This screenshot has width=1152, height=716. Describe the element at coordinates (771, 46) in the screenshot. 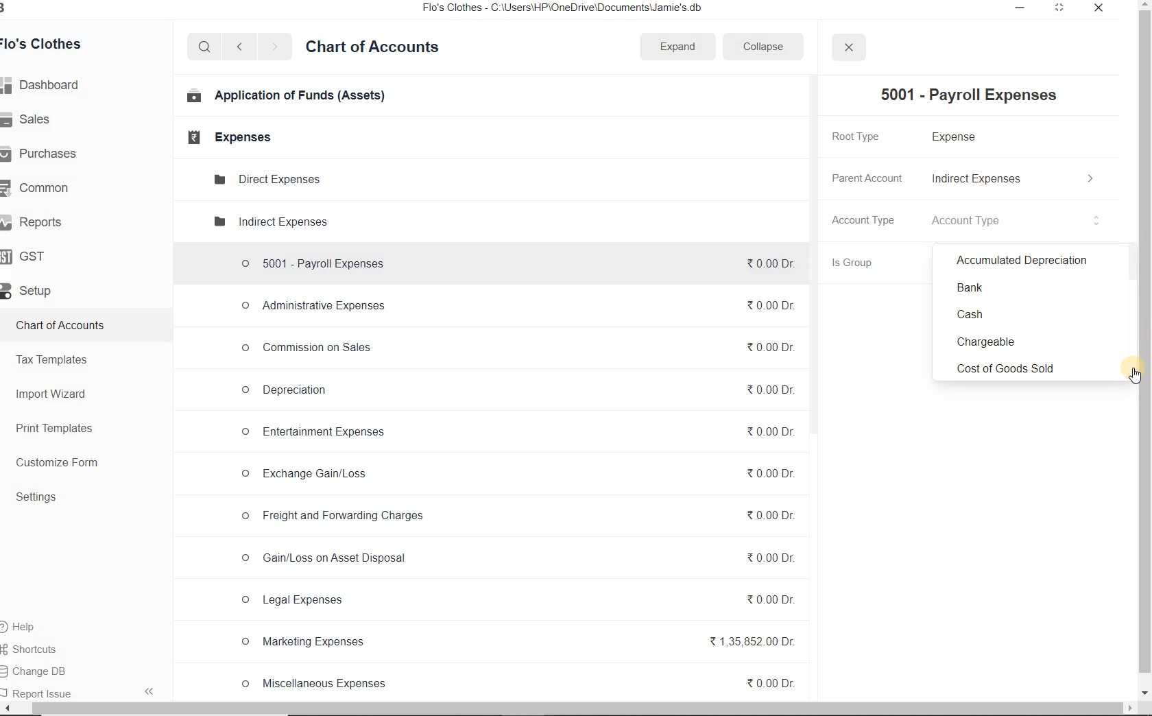

I see `Collapse` at that location.